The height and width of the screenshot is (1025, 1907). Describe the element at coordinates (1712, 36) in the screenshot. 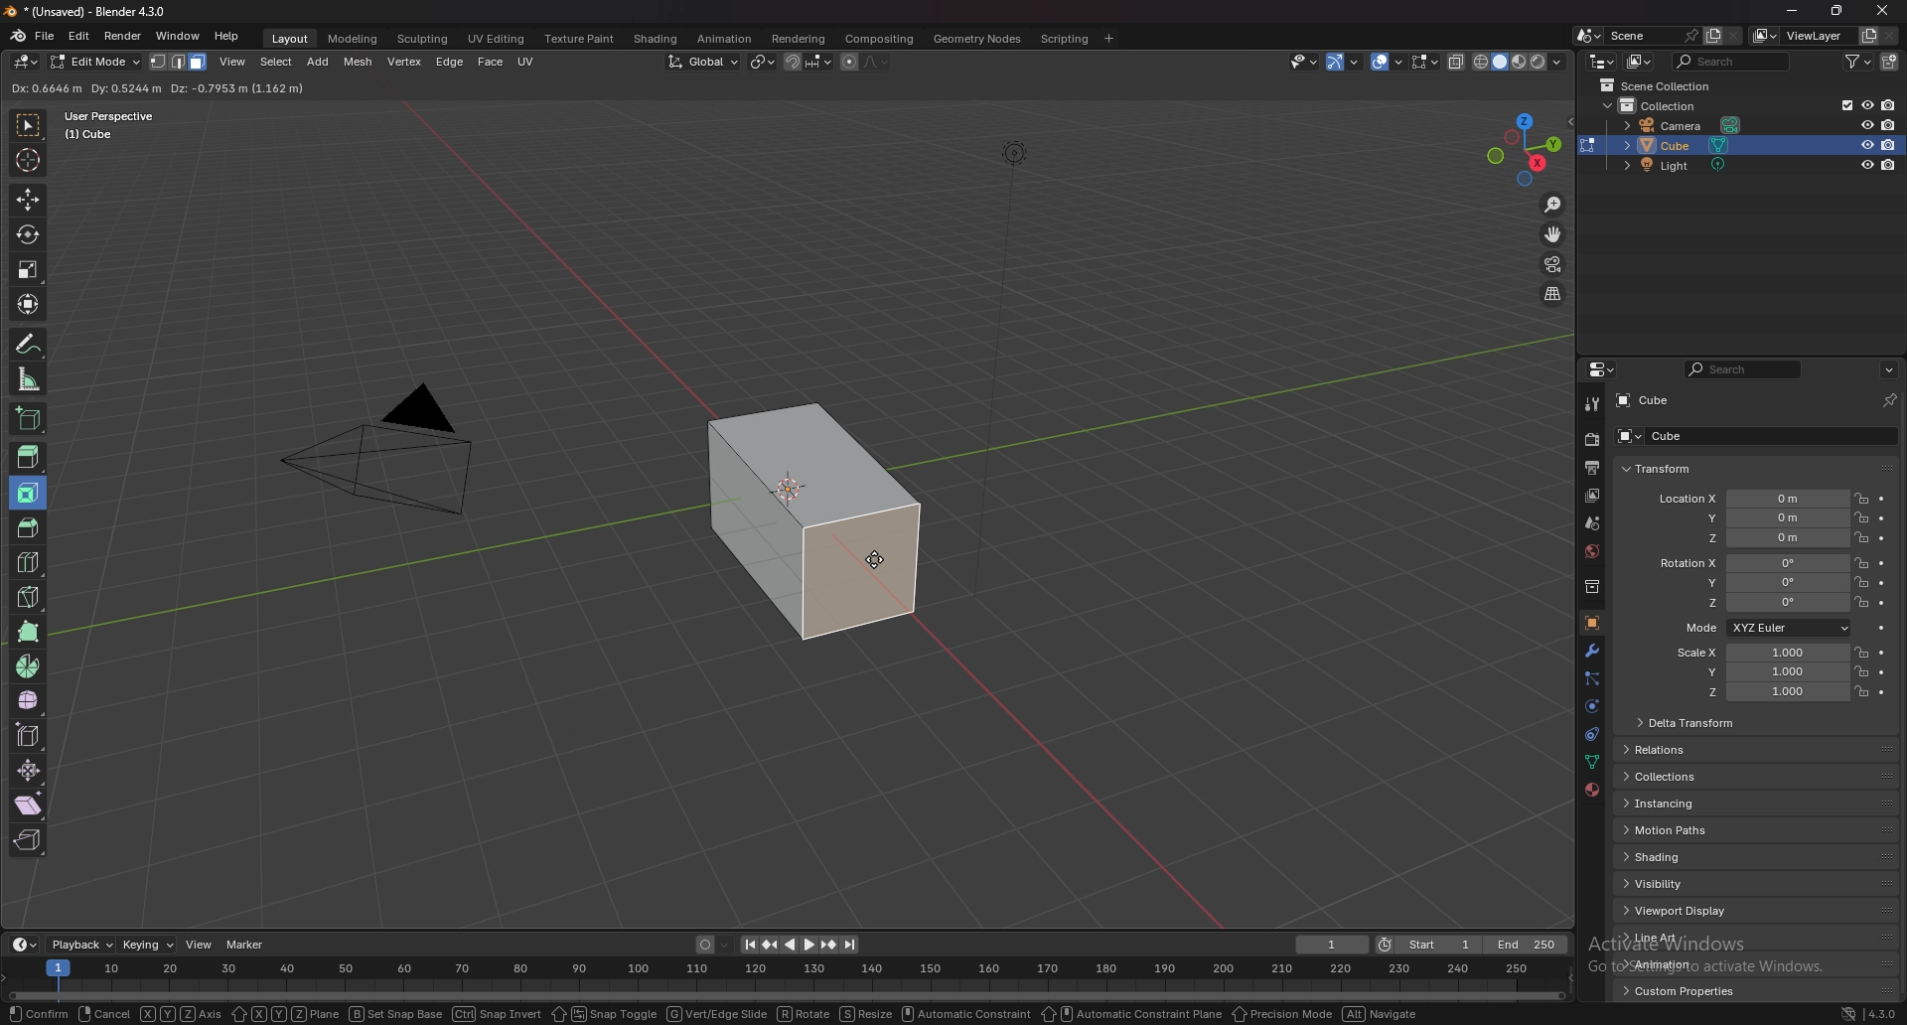

I see `add scene` at that location.